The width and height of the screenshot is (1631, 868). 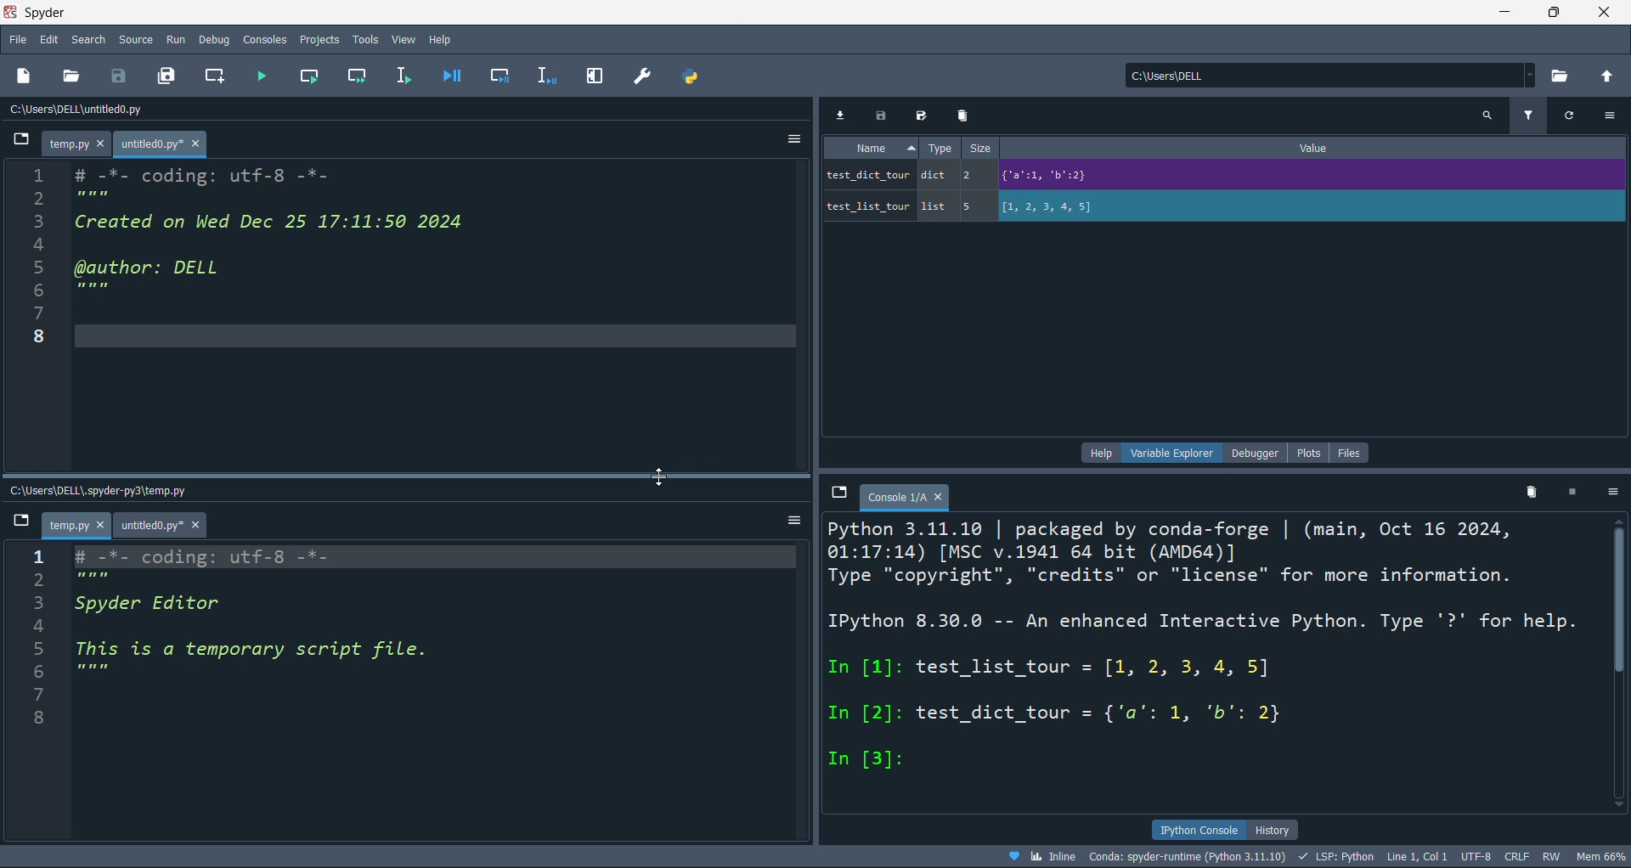 I want to click on cursor, so click(x=657, y=476).